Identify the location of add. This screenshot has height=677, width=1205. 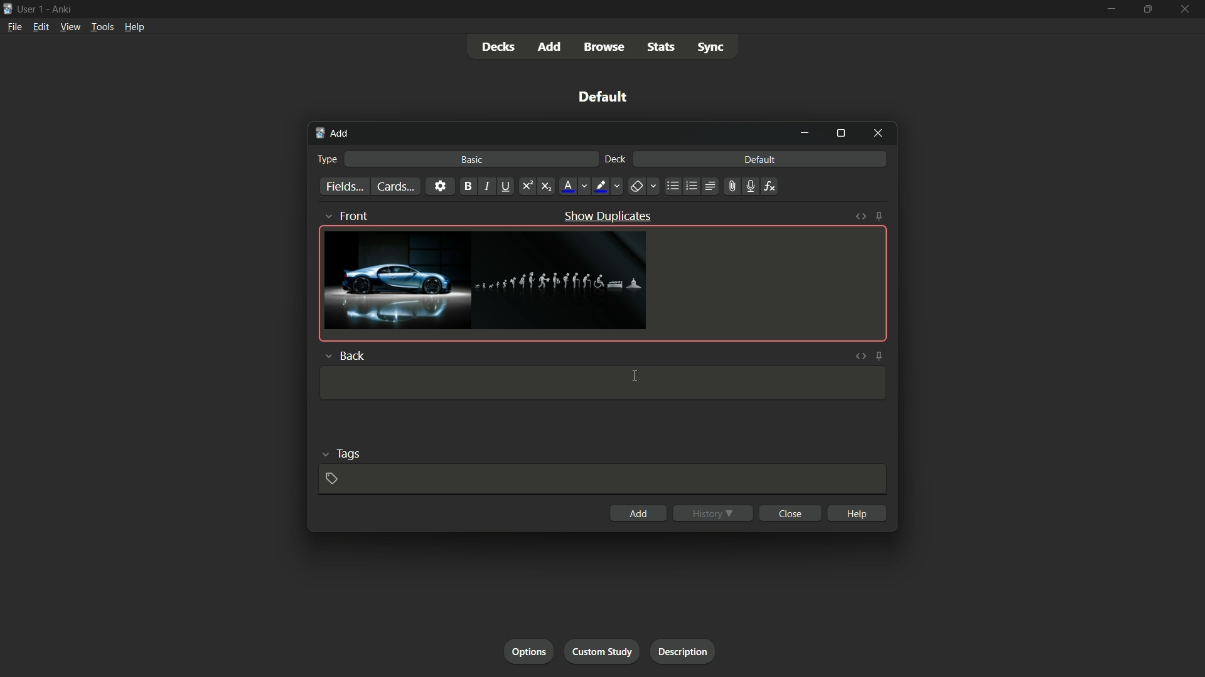
(548, 46).